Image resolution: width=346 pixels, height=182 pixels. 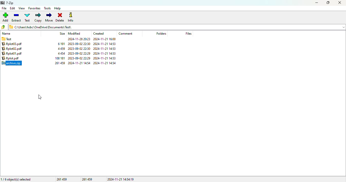 I want to click on view, so click(x=22, y=8).